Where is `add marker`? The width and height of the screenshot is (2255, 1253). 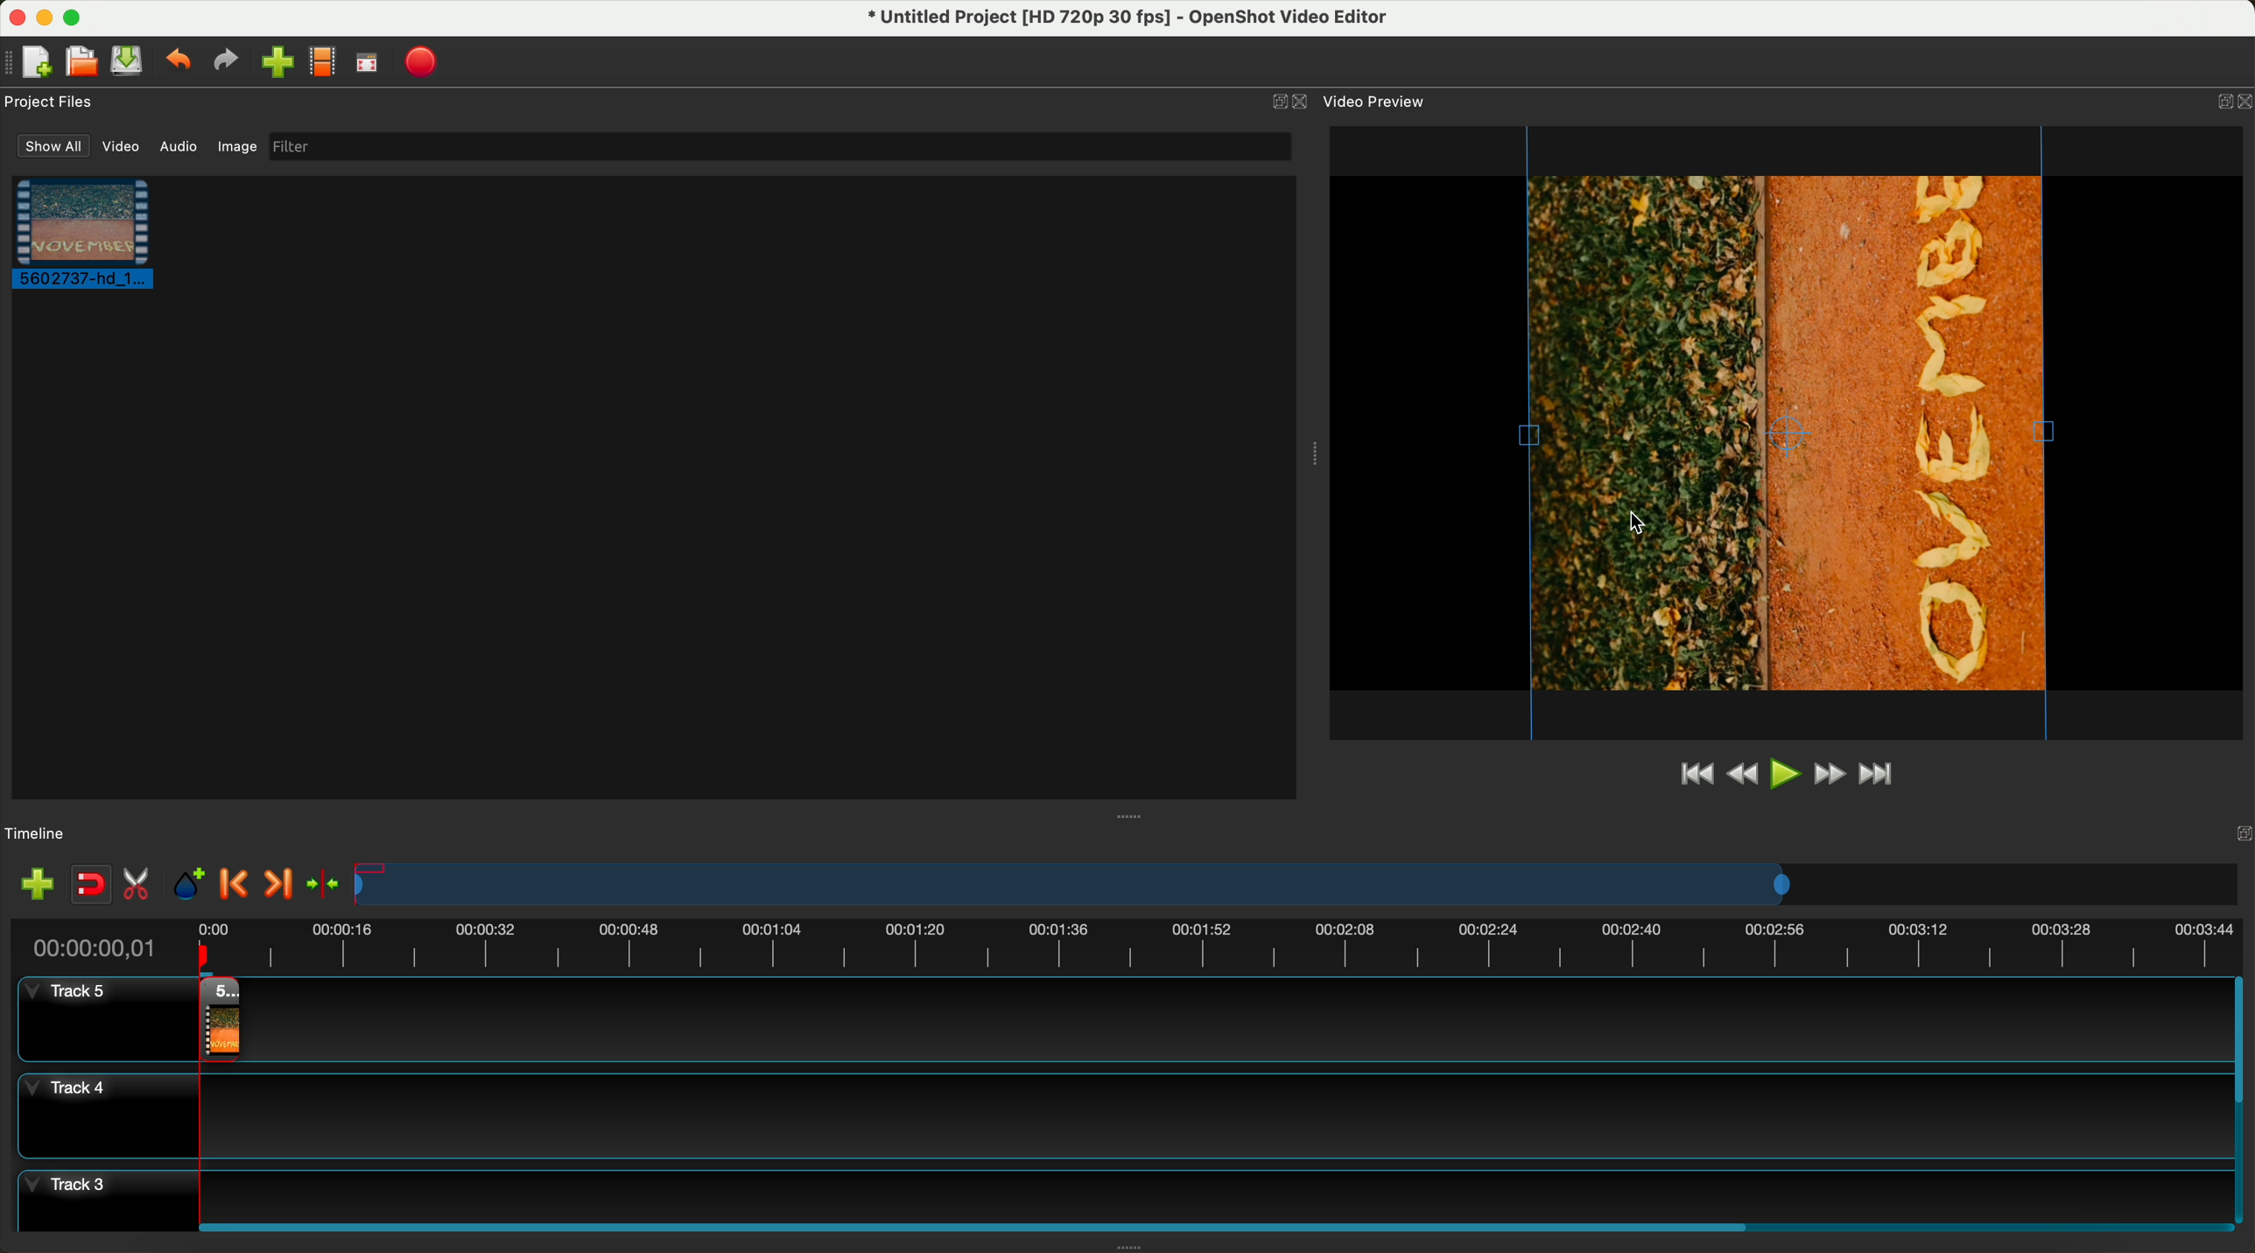 add marker is located at coordinates (190, 885).